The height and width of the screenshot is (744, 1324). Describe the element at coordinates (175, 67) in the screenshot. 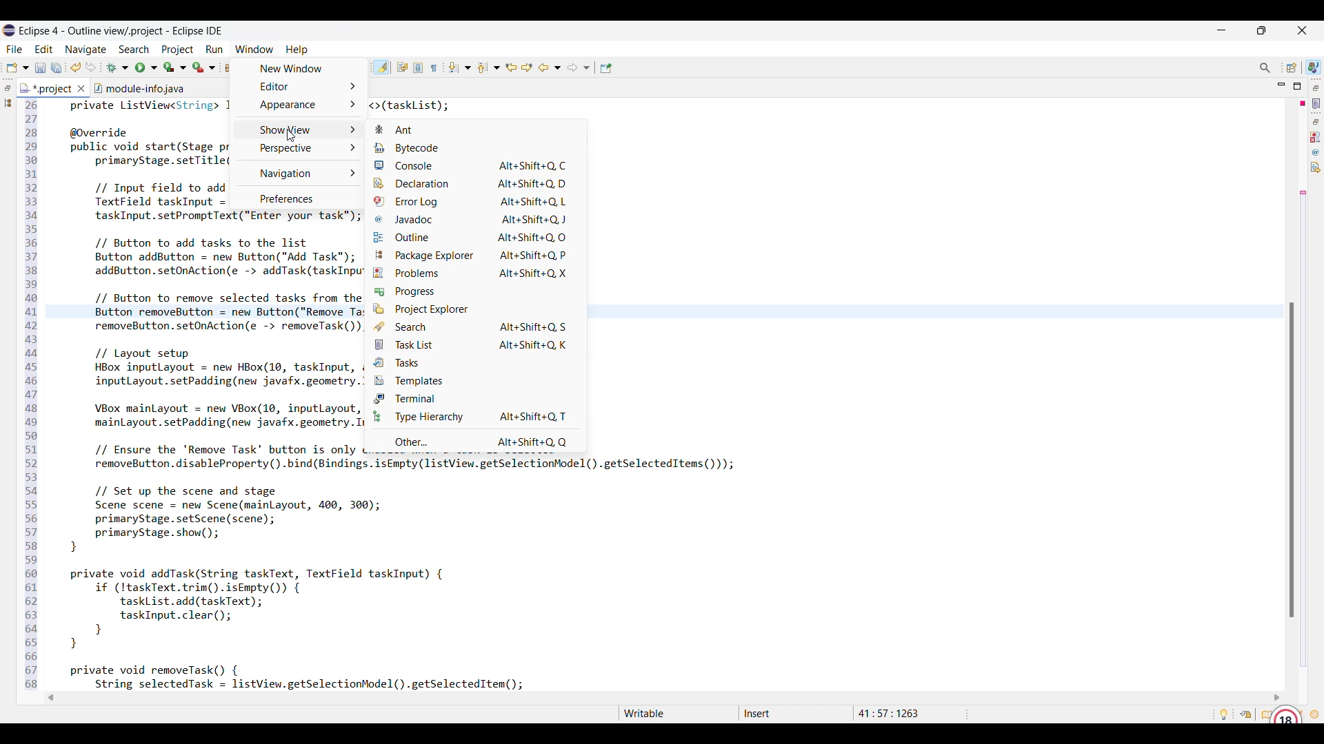

I see `Coverage options` at that location.